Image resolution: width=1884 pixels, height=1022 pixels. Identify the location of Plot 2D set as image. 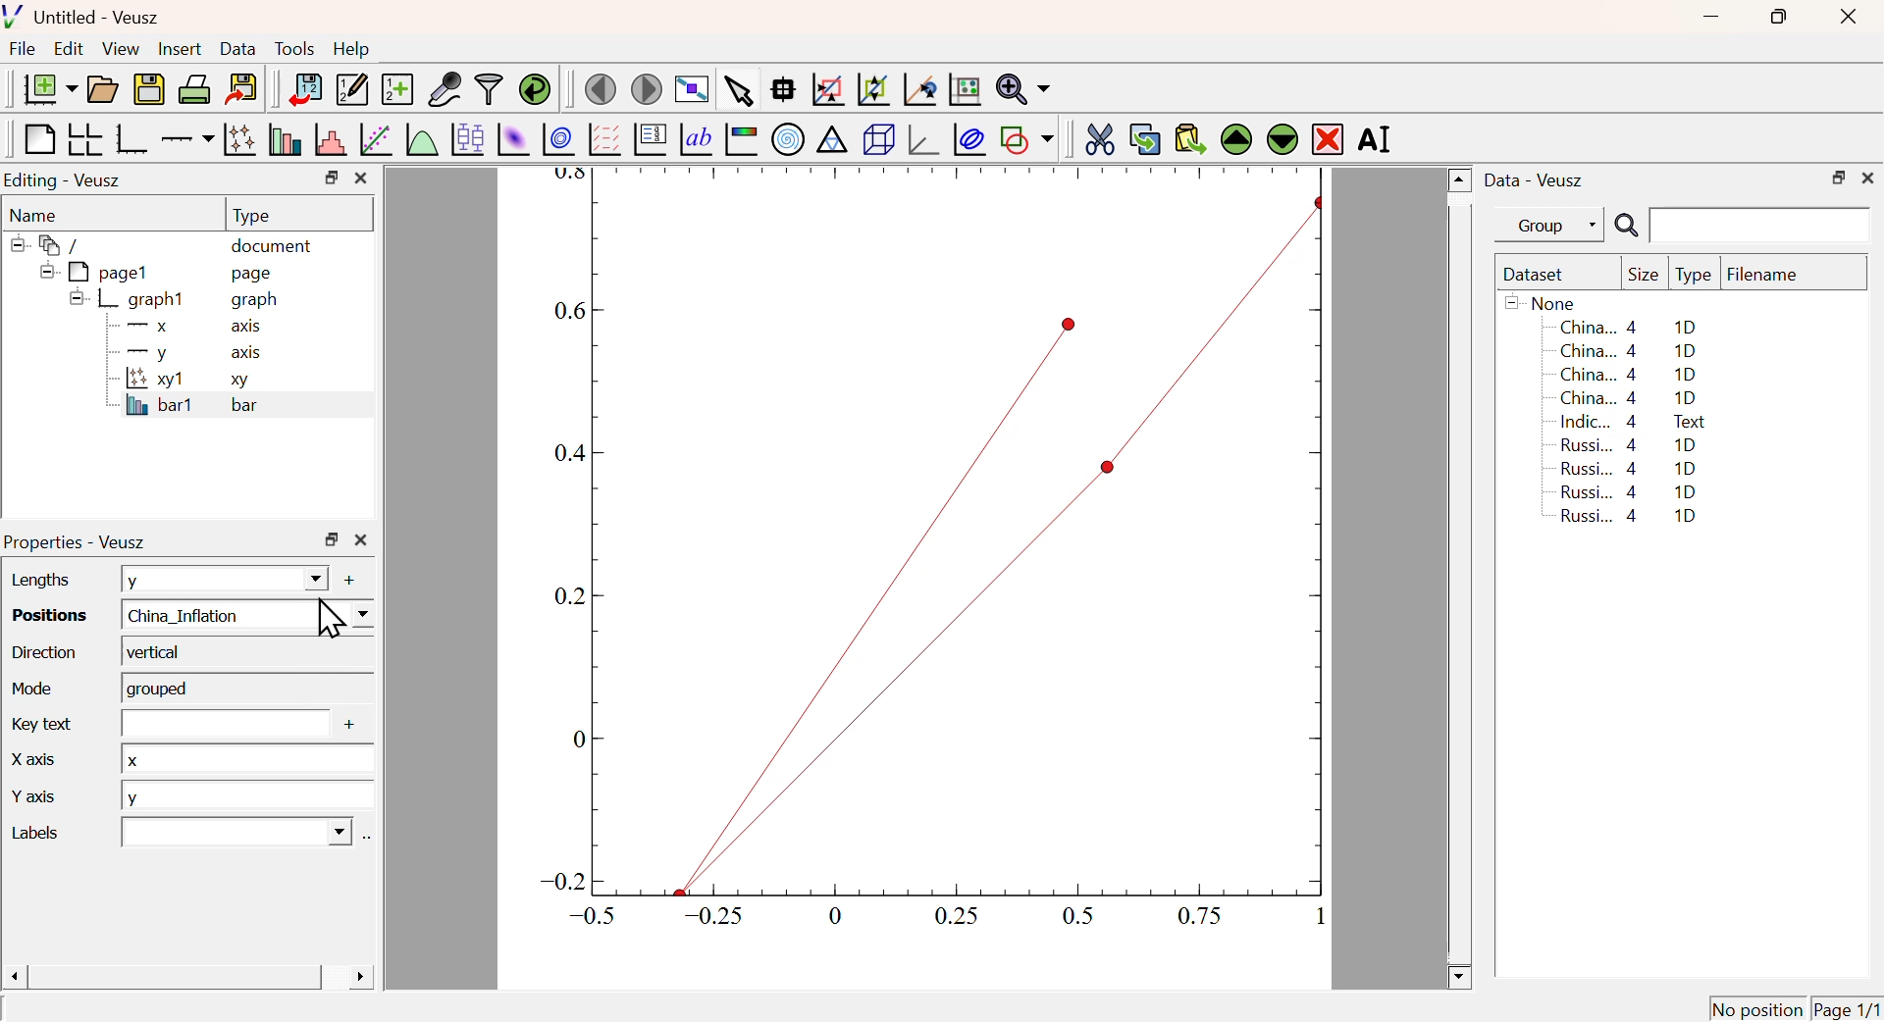
(512, 140).